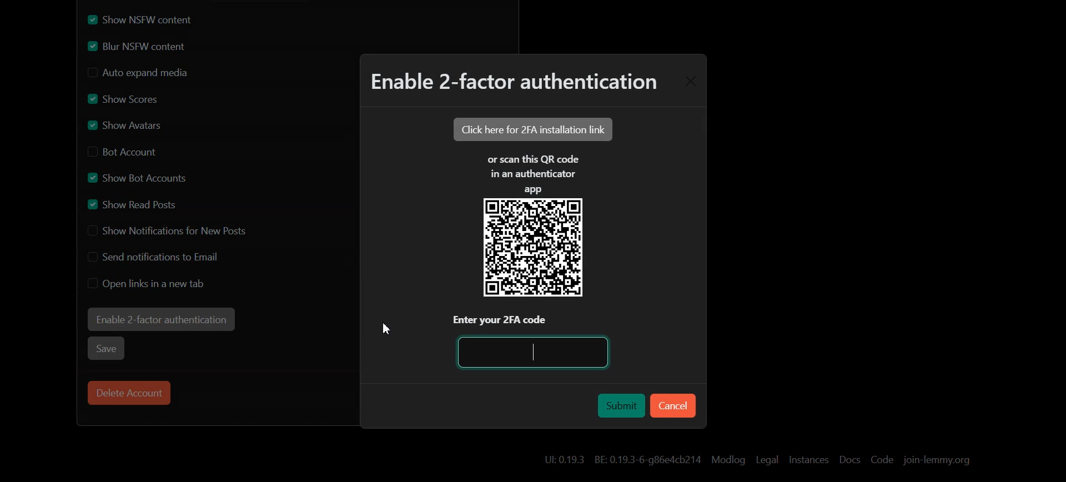  I want to click on Docs, so click(849, 460).